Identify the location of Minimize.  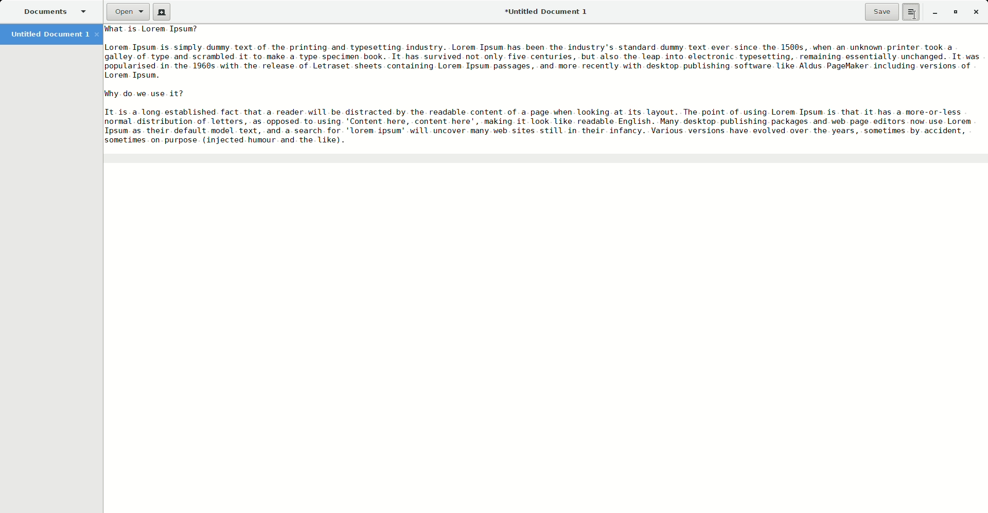
(932, 13).